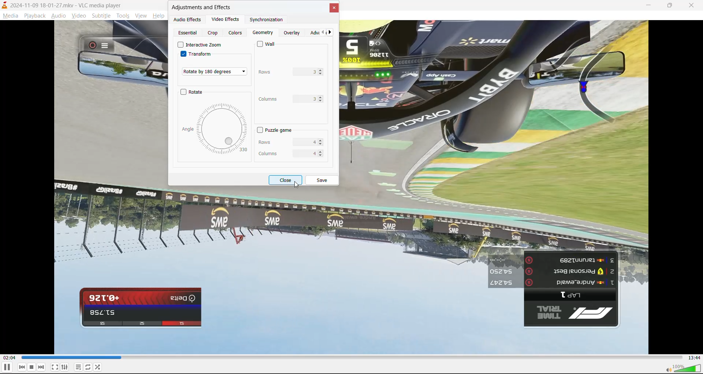 The width and height of the screenshot is (703, 374). Describe the element at coordinates (193, 93) in the screenshot. I see `rotate` at that location.